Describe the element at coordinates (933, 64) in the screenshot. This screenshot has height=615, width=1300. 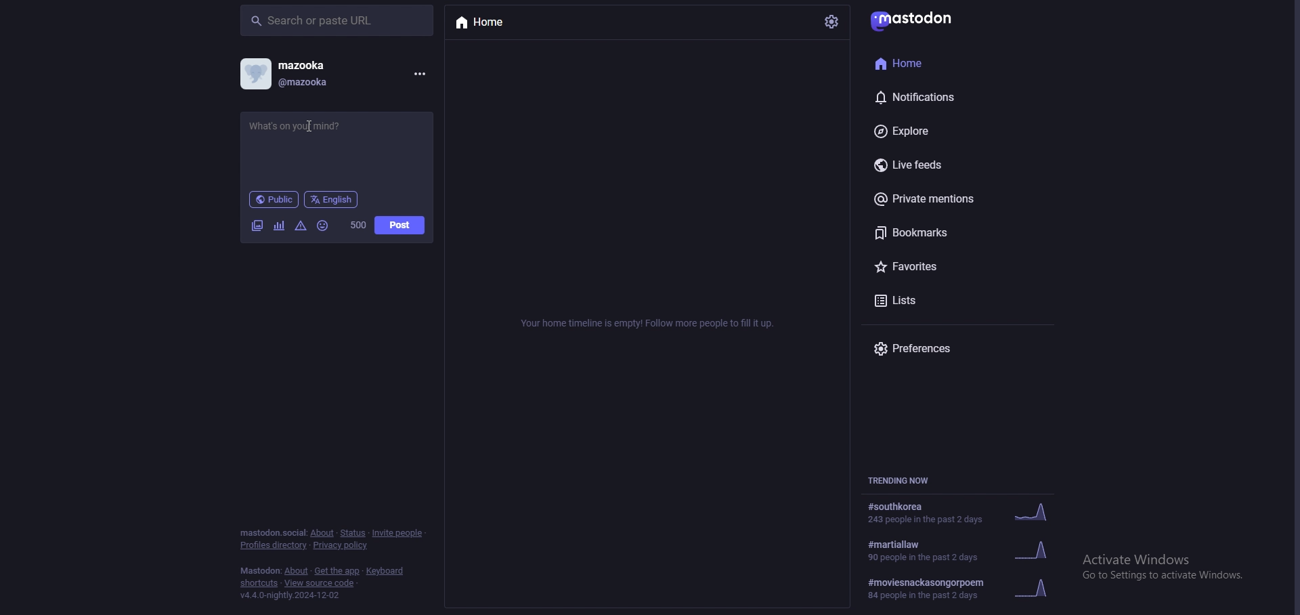
I see `home` at that location.